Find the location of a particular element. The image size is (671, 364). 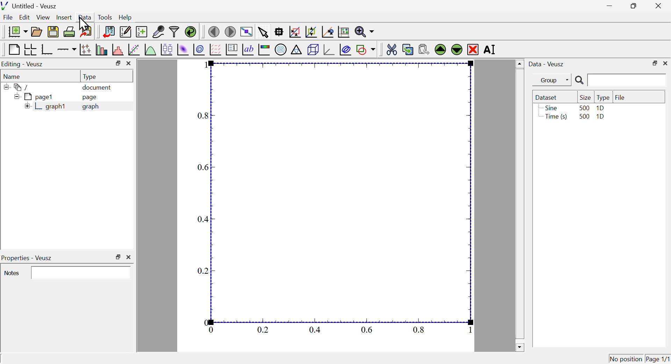

plot key is located at coordinates (232, 51).